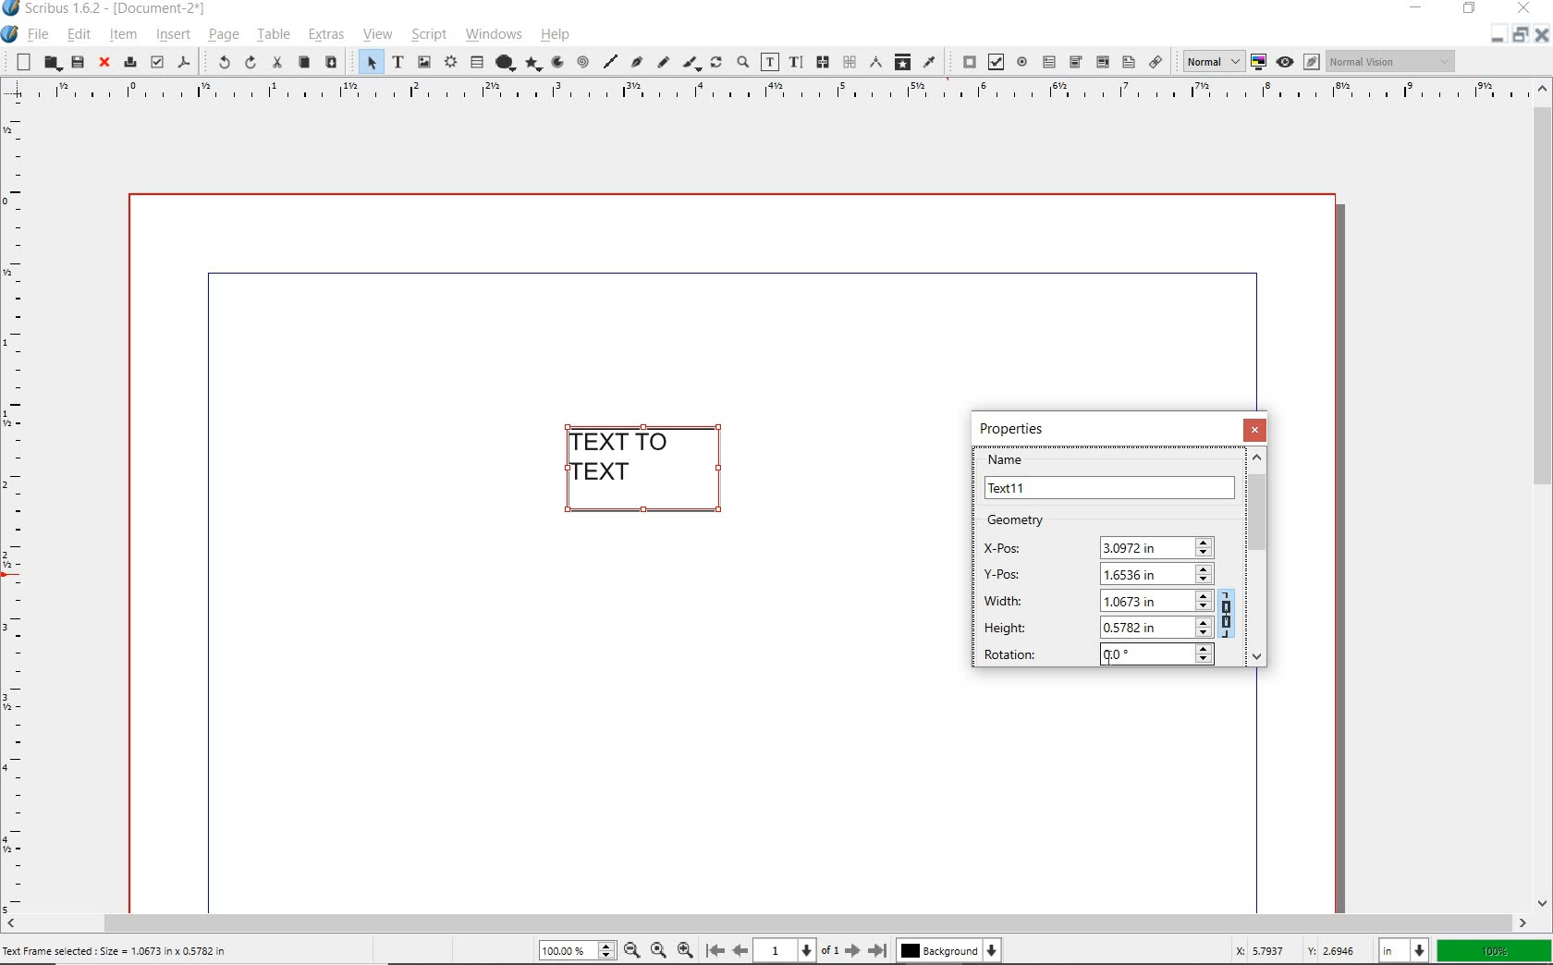 This screenshot has height=965, width=1553. I want to click on edit, so click(79, 34).